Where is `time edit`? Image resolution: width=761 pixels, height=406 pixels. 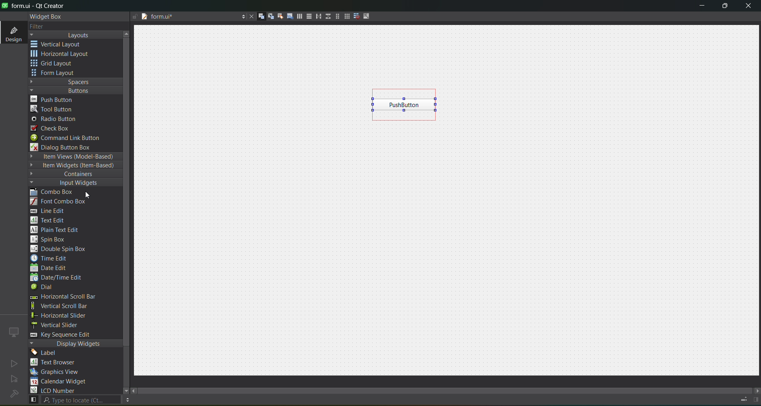
time edit is located at coordinates (52, 258).